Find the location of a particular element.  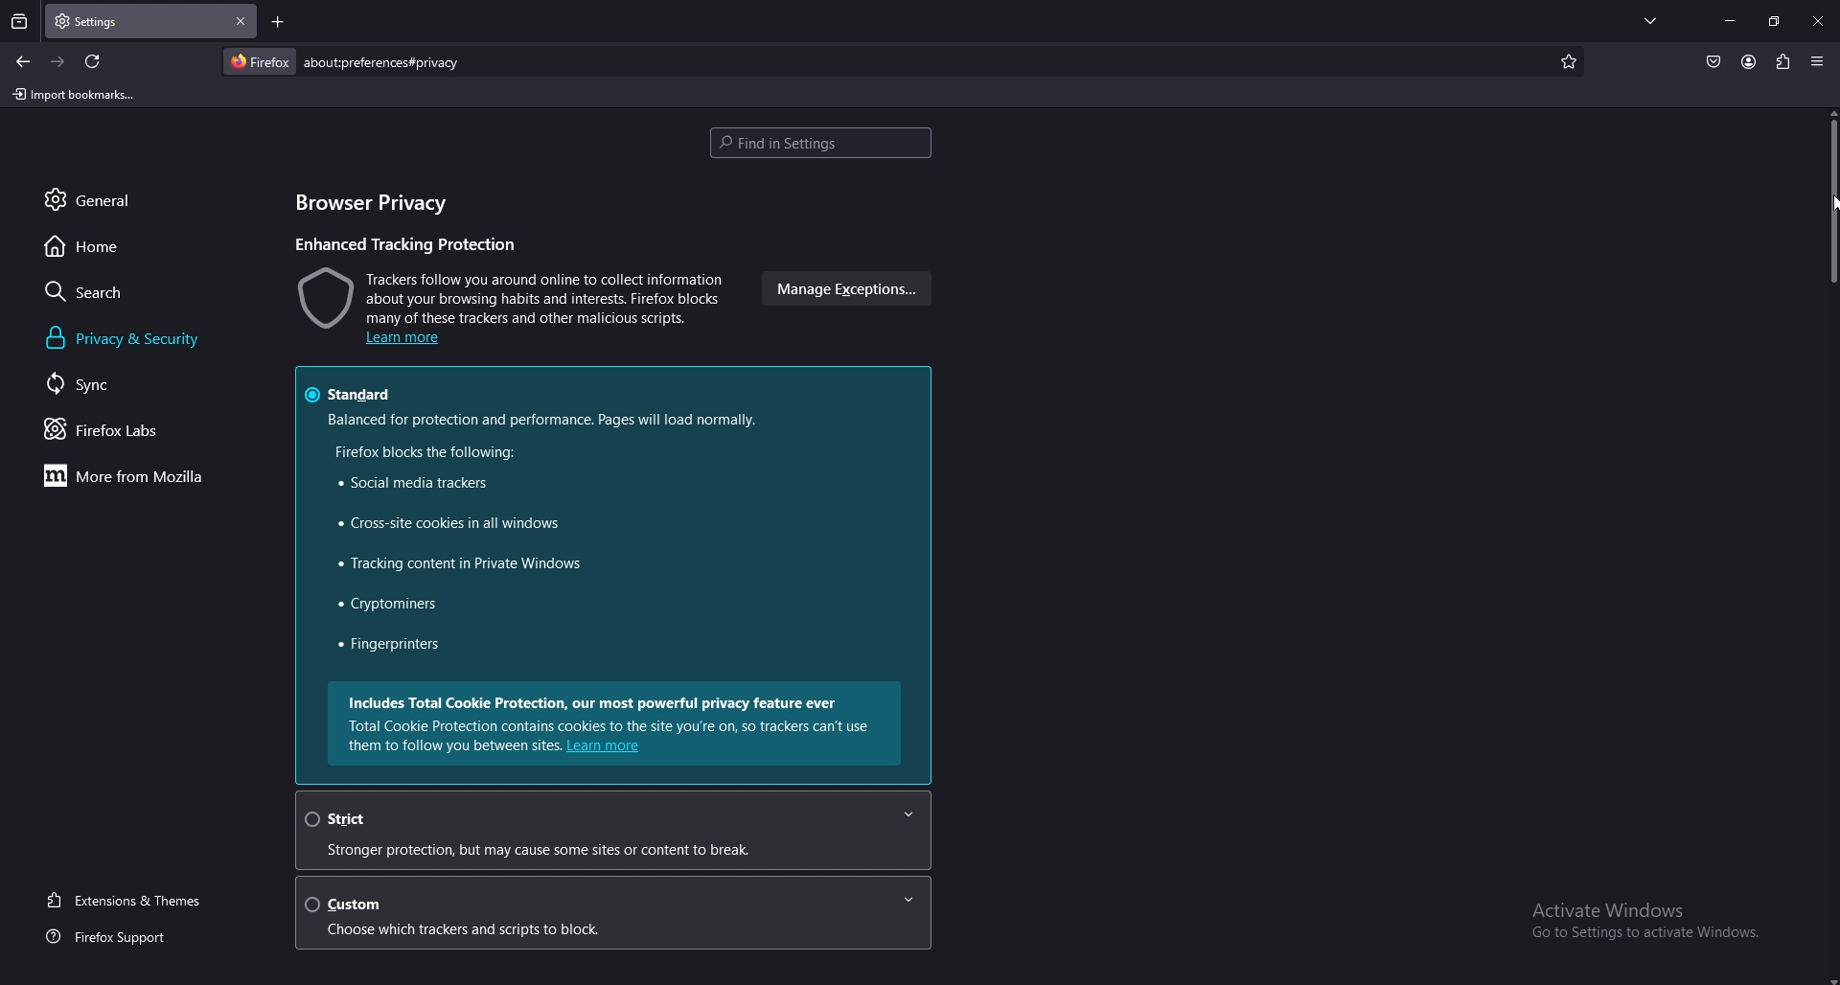

more from mozilla is located at coordinates (134, 478).